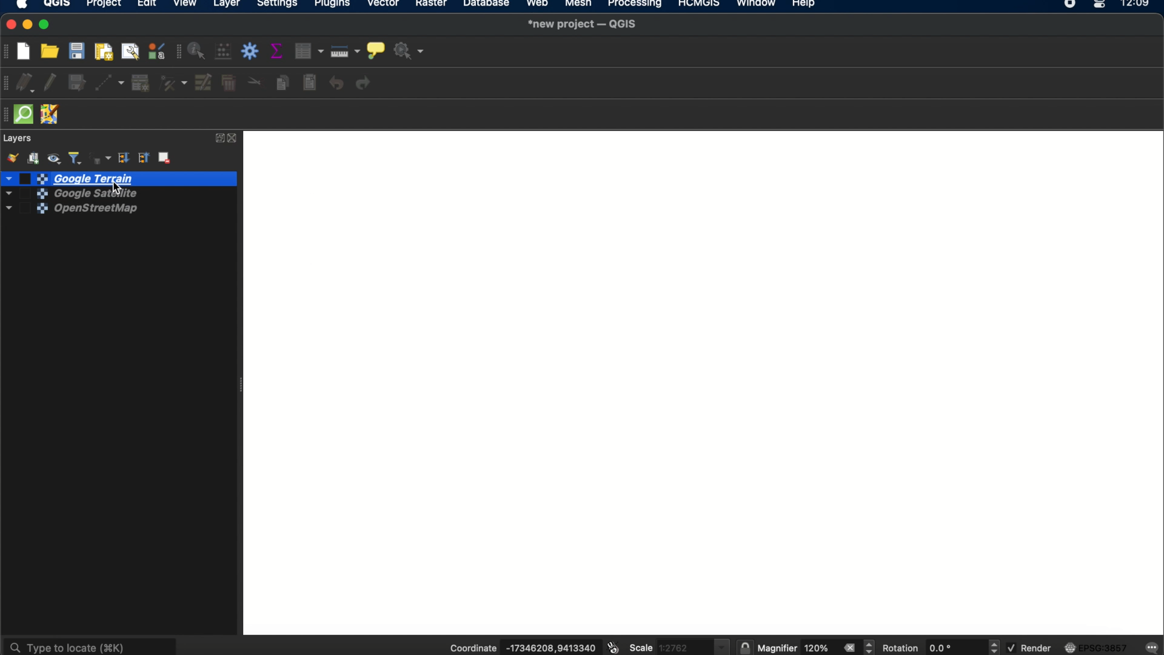 The height and width of the screenshot is (655, 1164). I want to click on collapse all, so click(144, 158).